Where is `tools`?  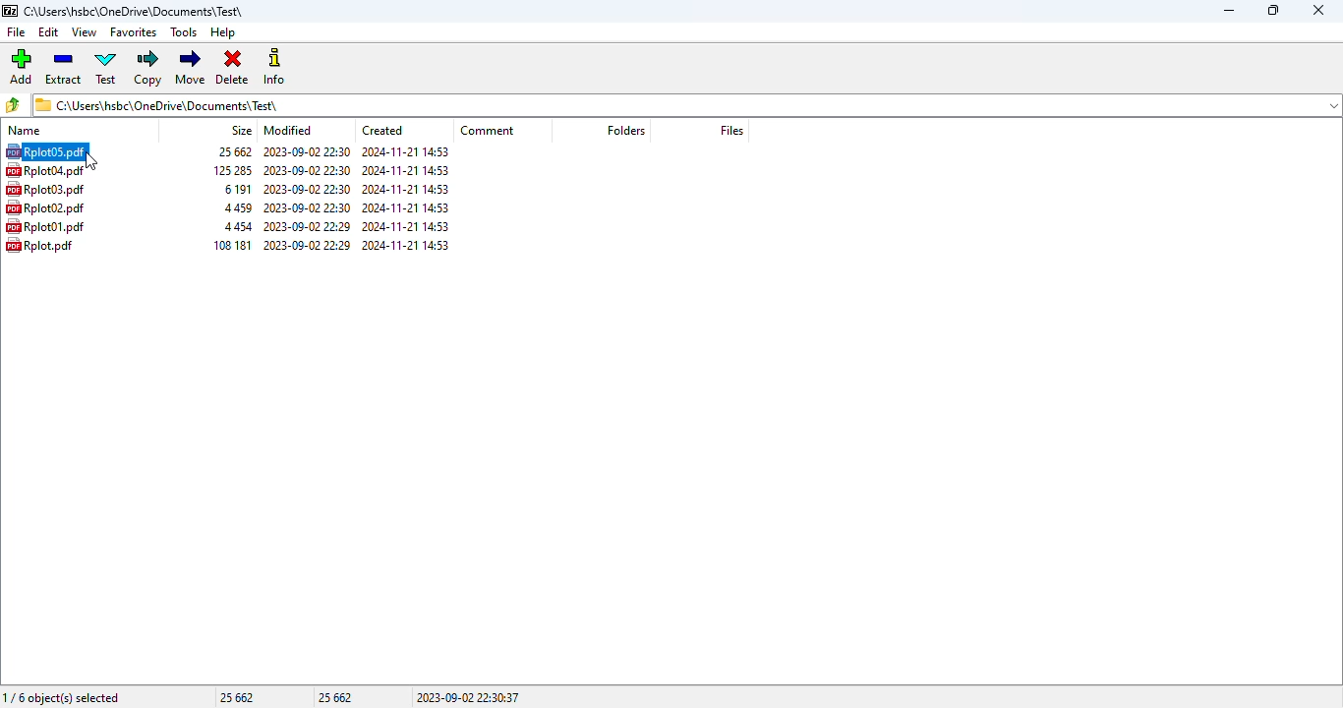 tools is located at coordinates (185, 32).